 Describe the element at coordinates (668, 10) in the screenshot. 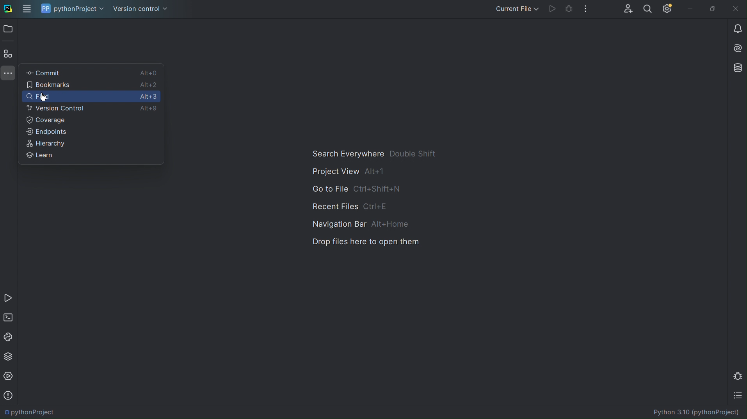

I see `Settings` at that location.